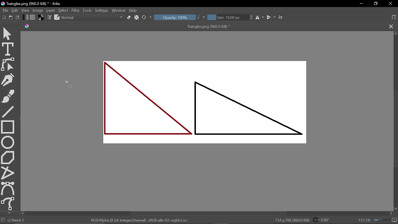 This screenshot has height=224, width=398. What do you see at coordinates (49, 17) in the screenshot?
I see `Edit brush settings` at bounding box center [49, 17].